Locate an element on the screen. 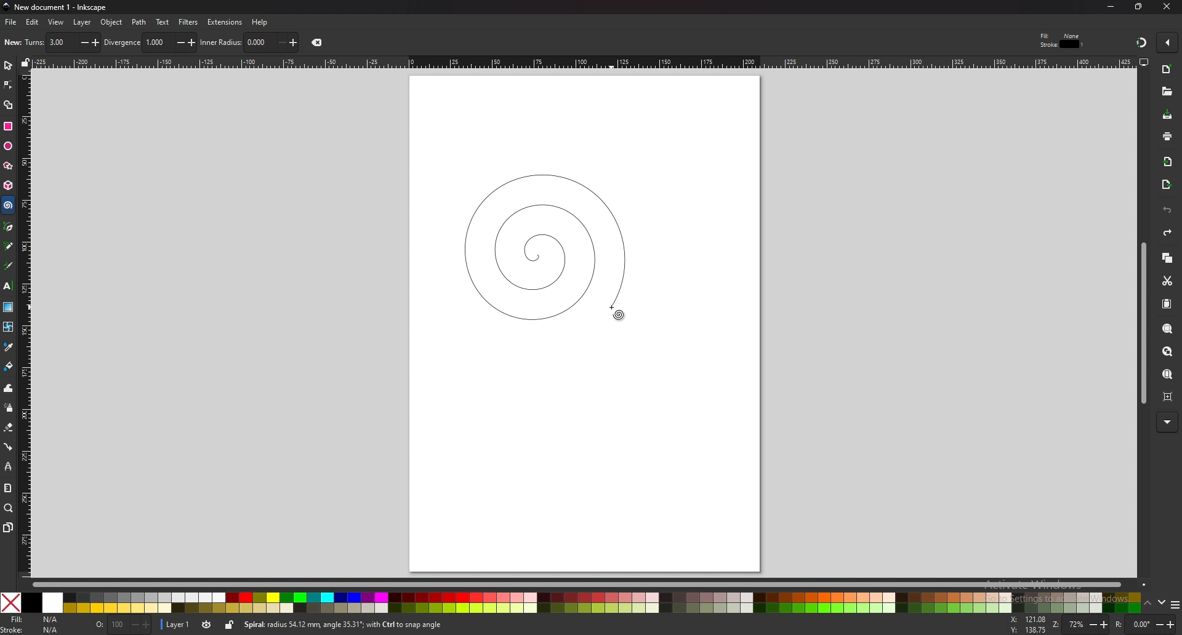  resize is located at coordinates (1139, 7).